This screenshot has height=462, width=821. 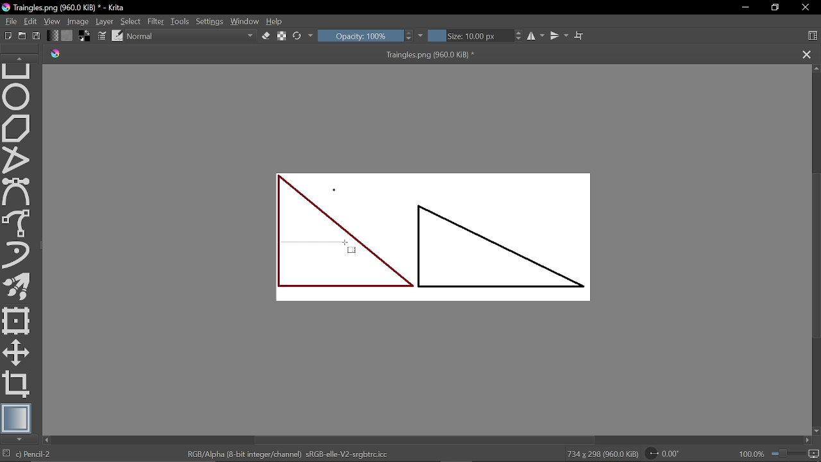 I want to click on Edit, so click(x=30, y=21).